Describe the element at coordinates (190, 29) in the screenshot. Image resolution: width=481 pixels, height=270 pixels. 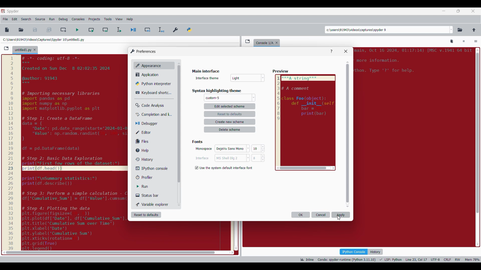
I see `PYTHONPATH manager` at that location.